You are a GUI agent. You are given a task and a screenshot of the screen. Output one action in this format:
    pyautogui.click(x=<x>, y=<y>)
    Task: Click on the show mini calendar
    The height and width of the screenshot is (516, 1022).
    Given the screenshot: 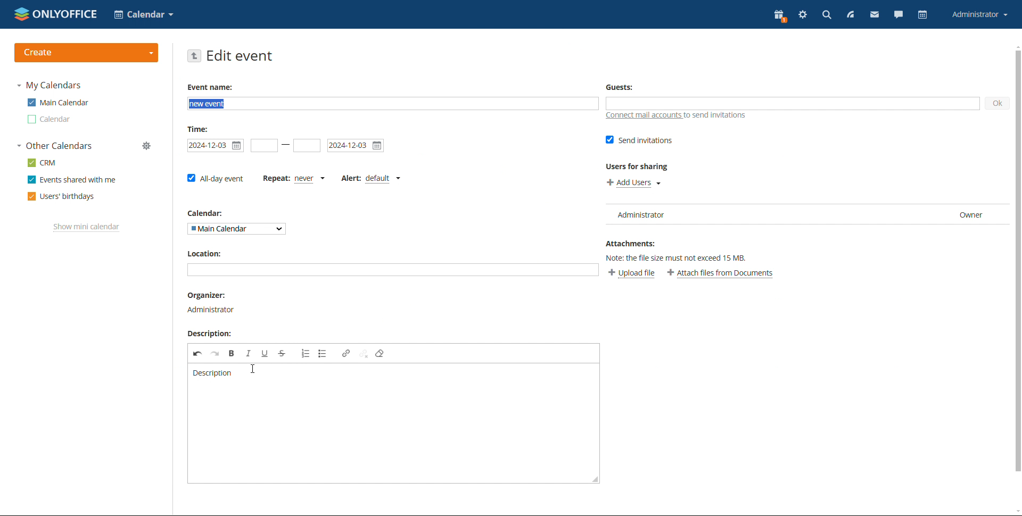 What is the action you would take?
    pyautogui.click(x=87, y=228)
    